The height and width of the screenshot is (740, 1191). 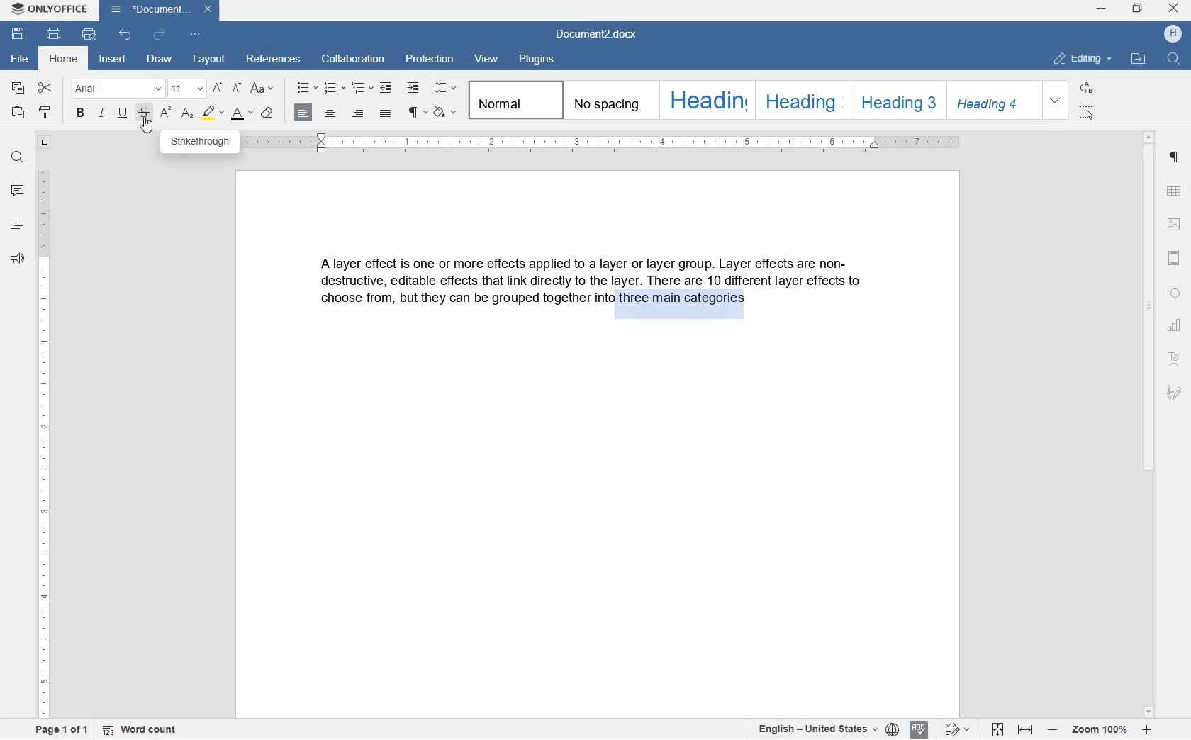 I want to click on editing, so click(x=1085, y=60).